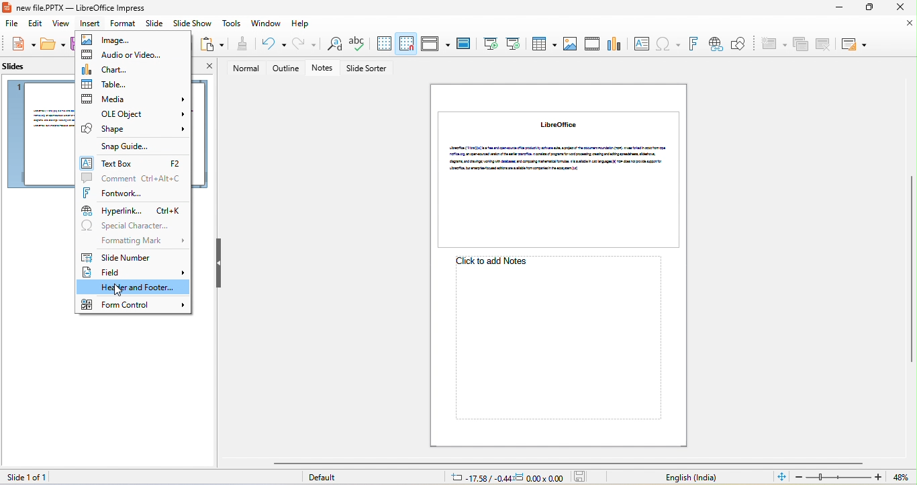 The image size is (917, 485). Describe the element at coordinates (126, 146) in the screenshot. I see `snap guide` at that location.